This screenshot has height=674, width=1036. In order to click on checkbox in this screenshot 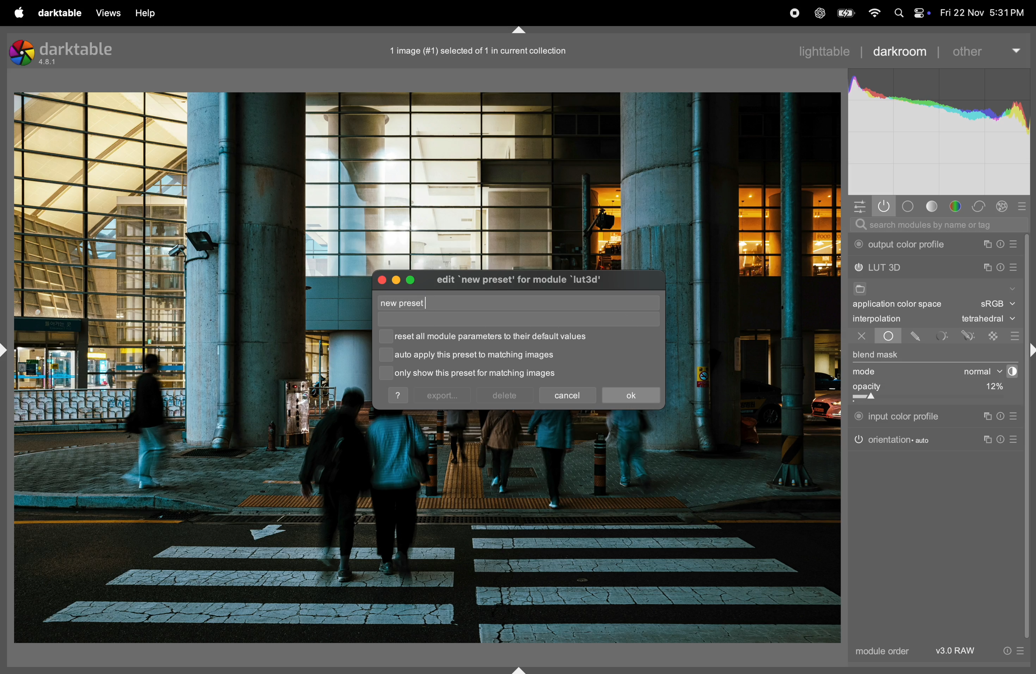, I will do `click(386, 357)`.